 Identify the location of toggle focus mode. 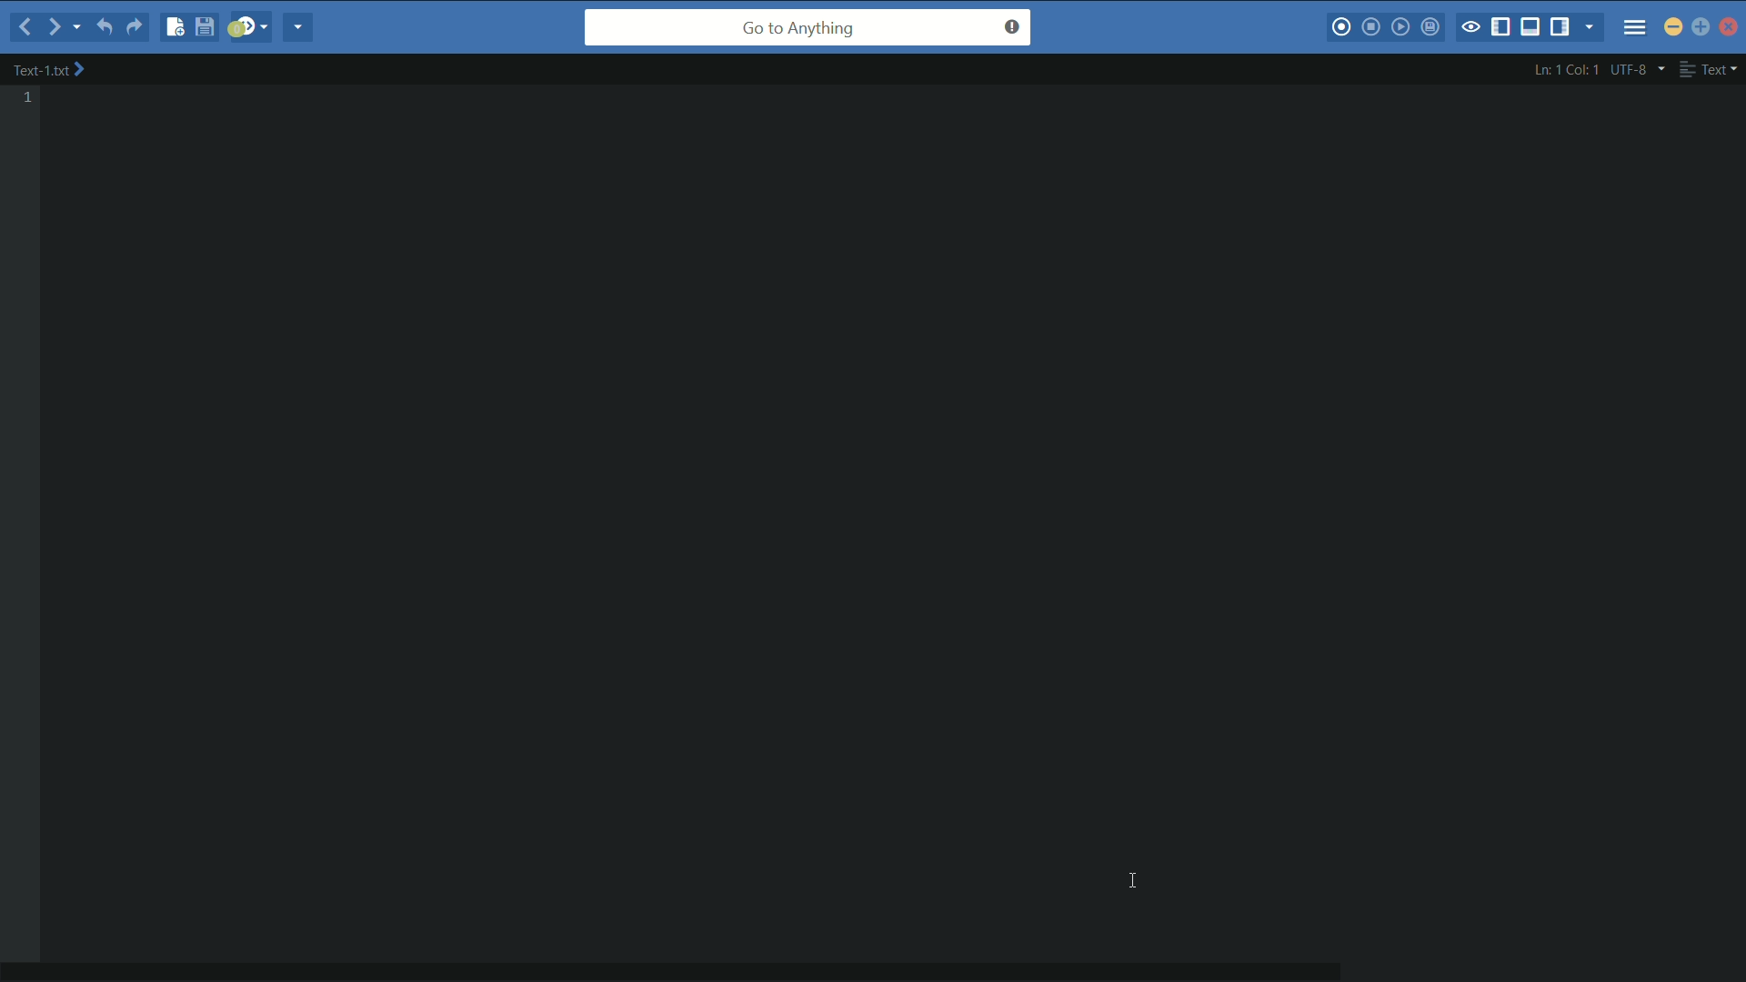
(1471, 26).